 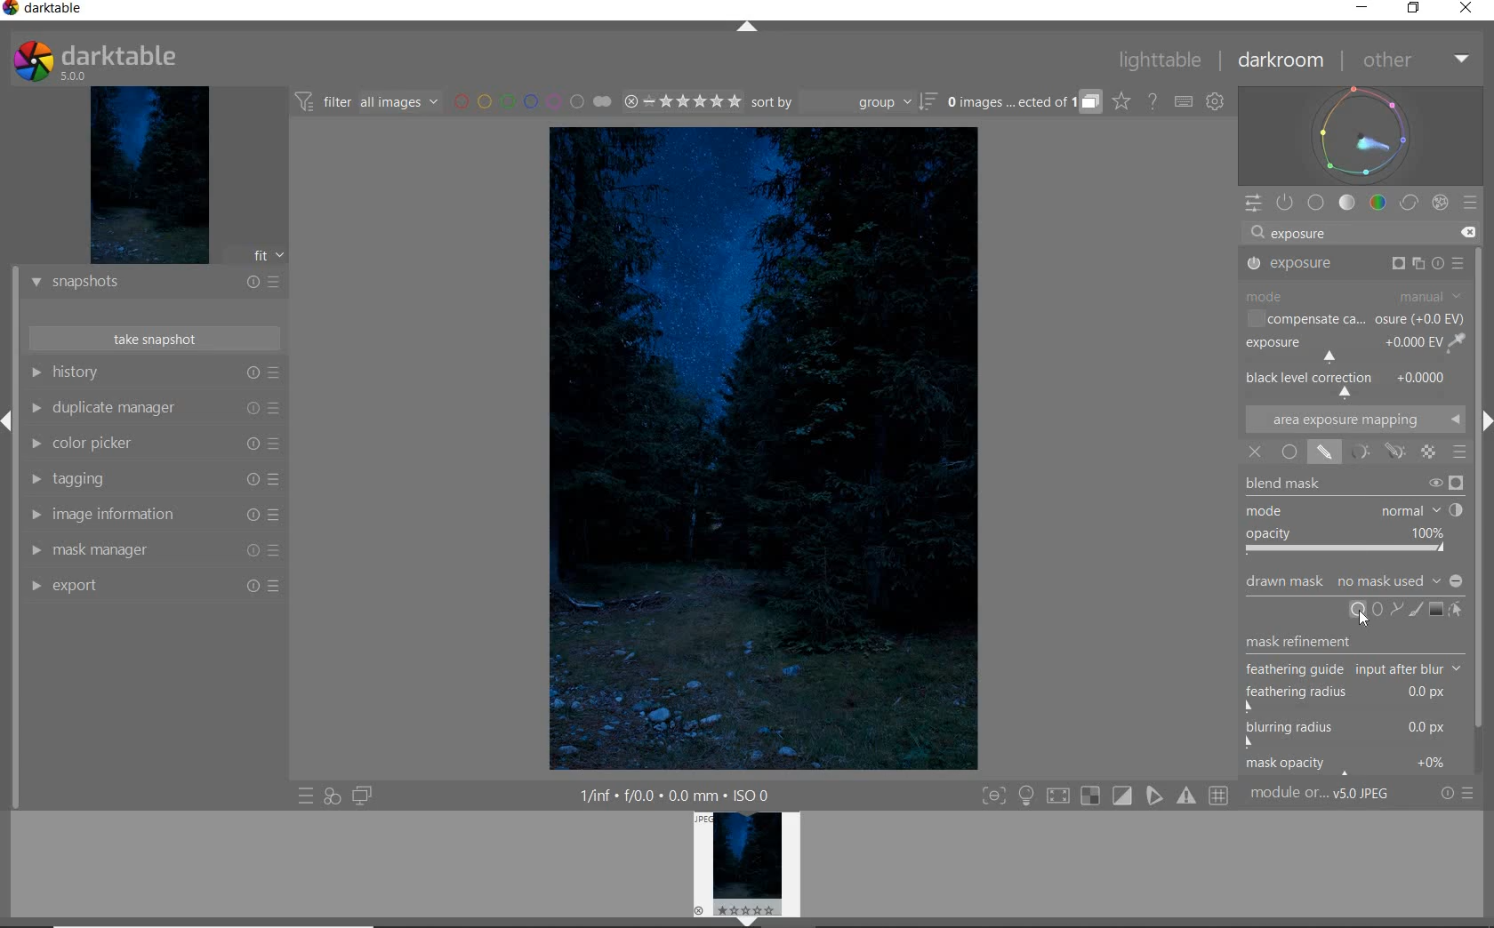 What do you see at coordinates (9, 420) in the screenshot?
I see `Expand/Collapse` at bounding box center [9, 420].